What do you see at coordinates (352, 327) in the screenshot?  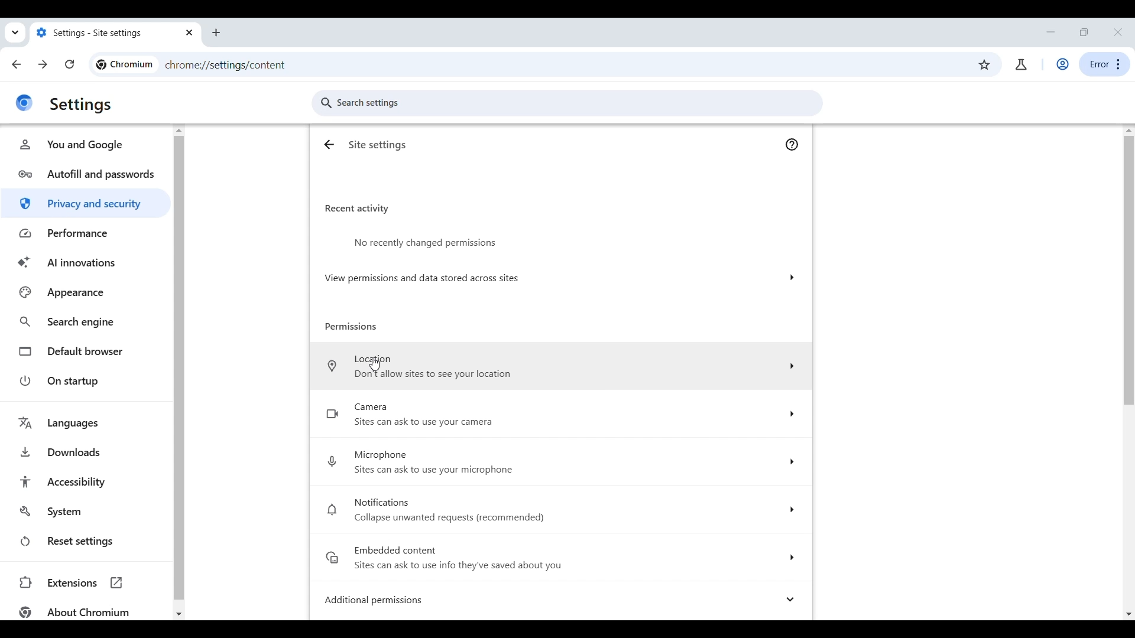 I see `Permissions ` at bounding box center [352, 327].